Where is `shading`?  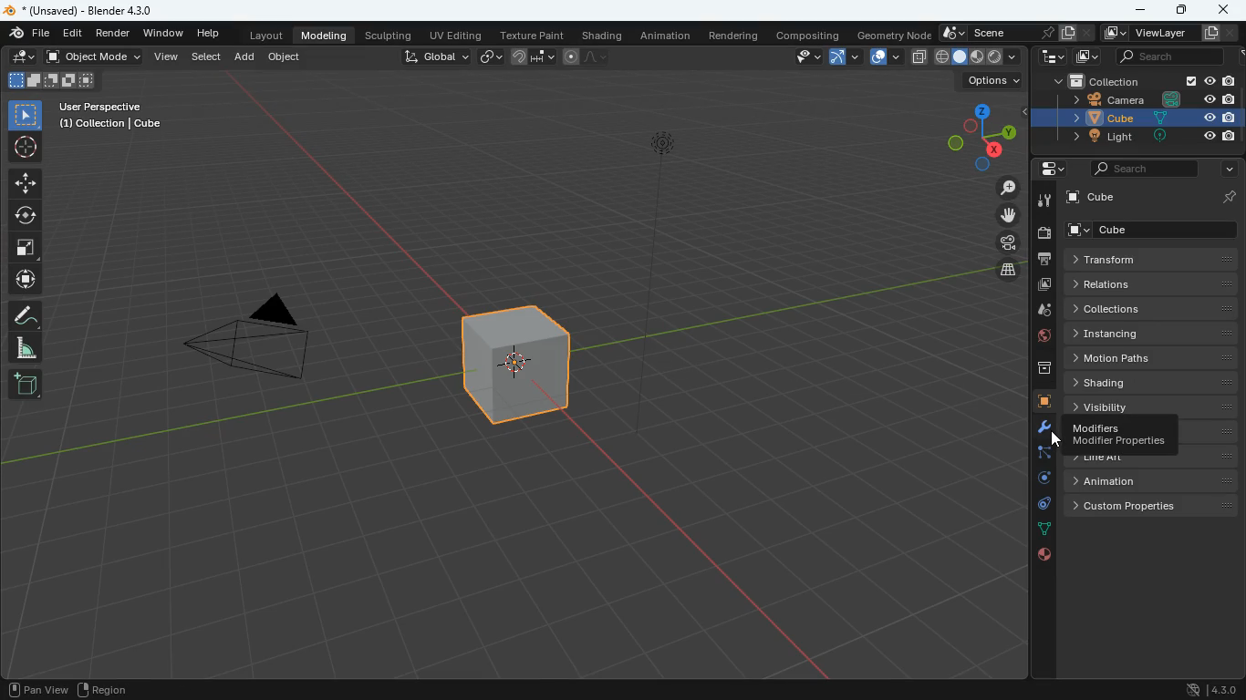 shading is located at coordinates (605, 34).